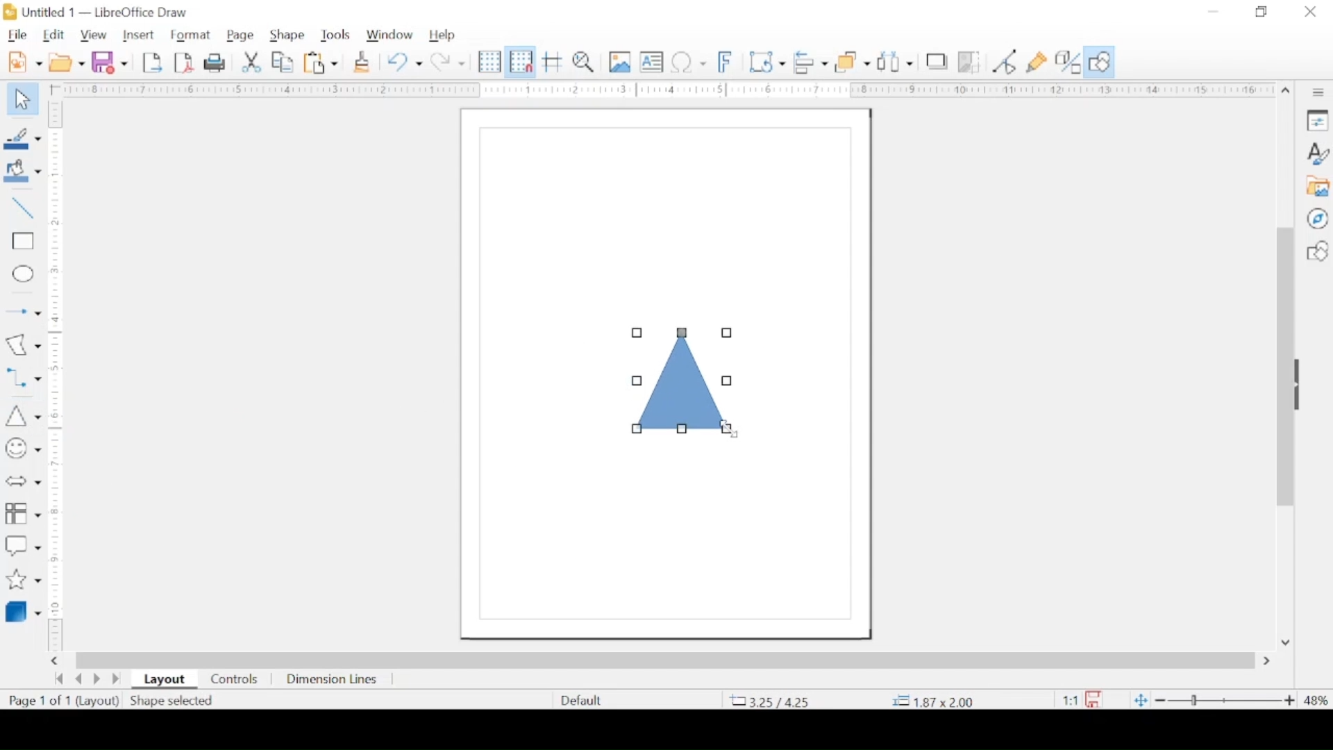  Describe the element at coordinates (1068, 61) in the screenshot. I see `toggle extrusion` at that location.